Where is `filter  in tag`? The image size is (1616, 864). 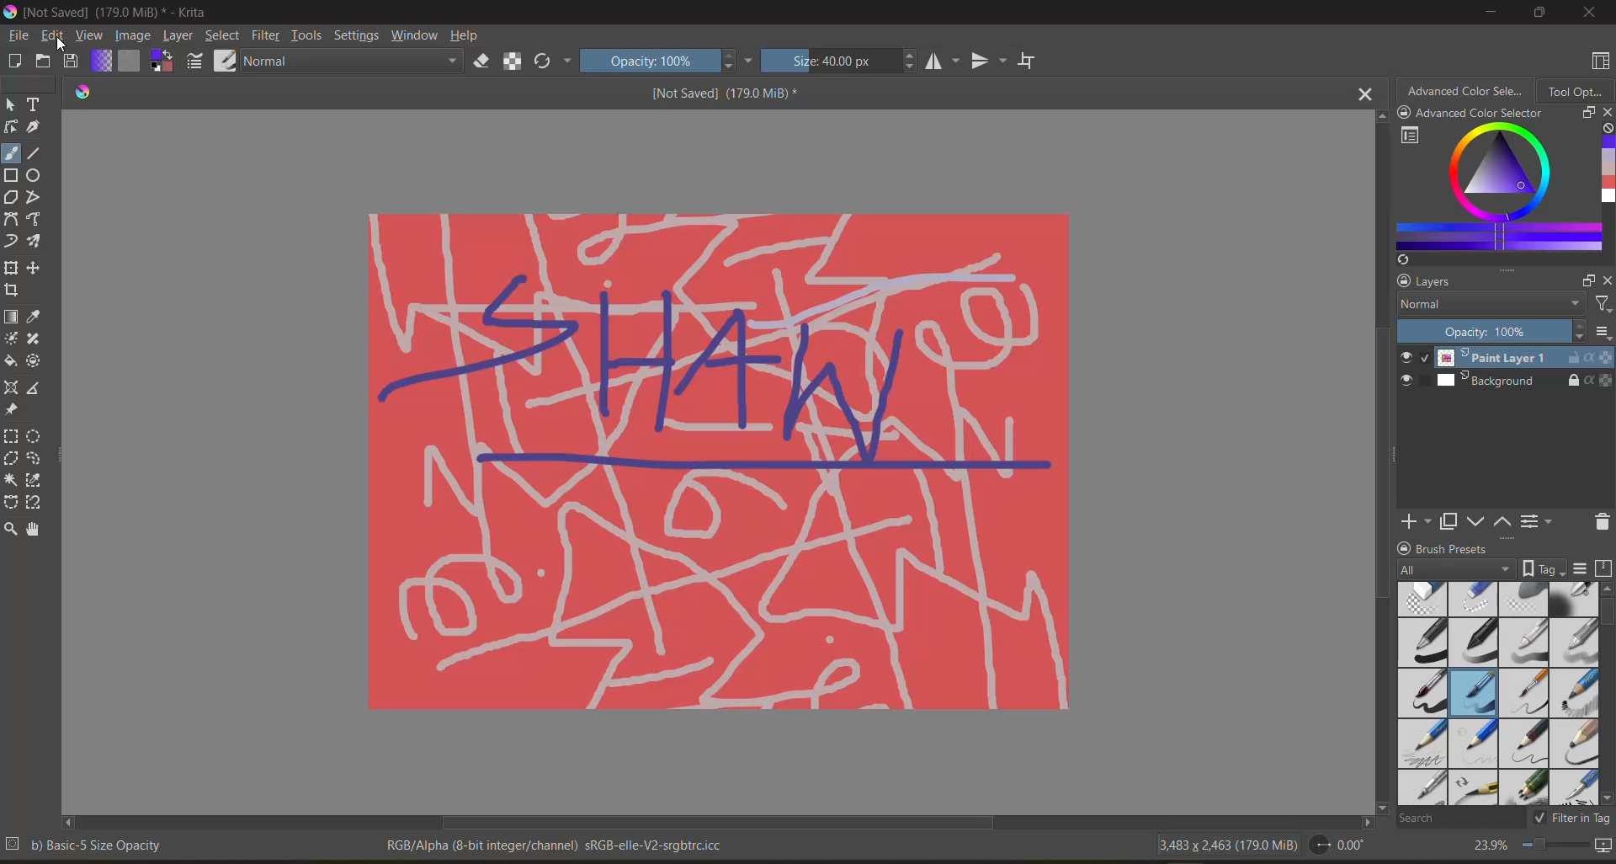 filter  in tag is located at coordinates (1571, 819).